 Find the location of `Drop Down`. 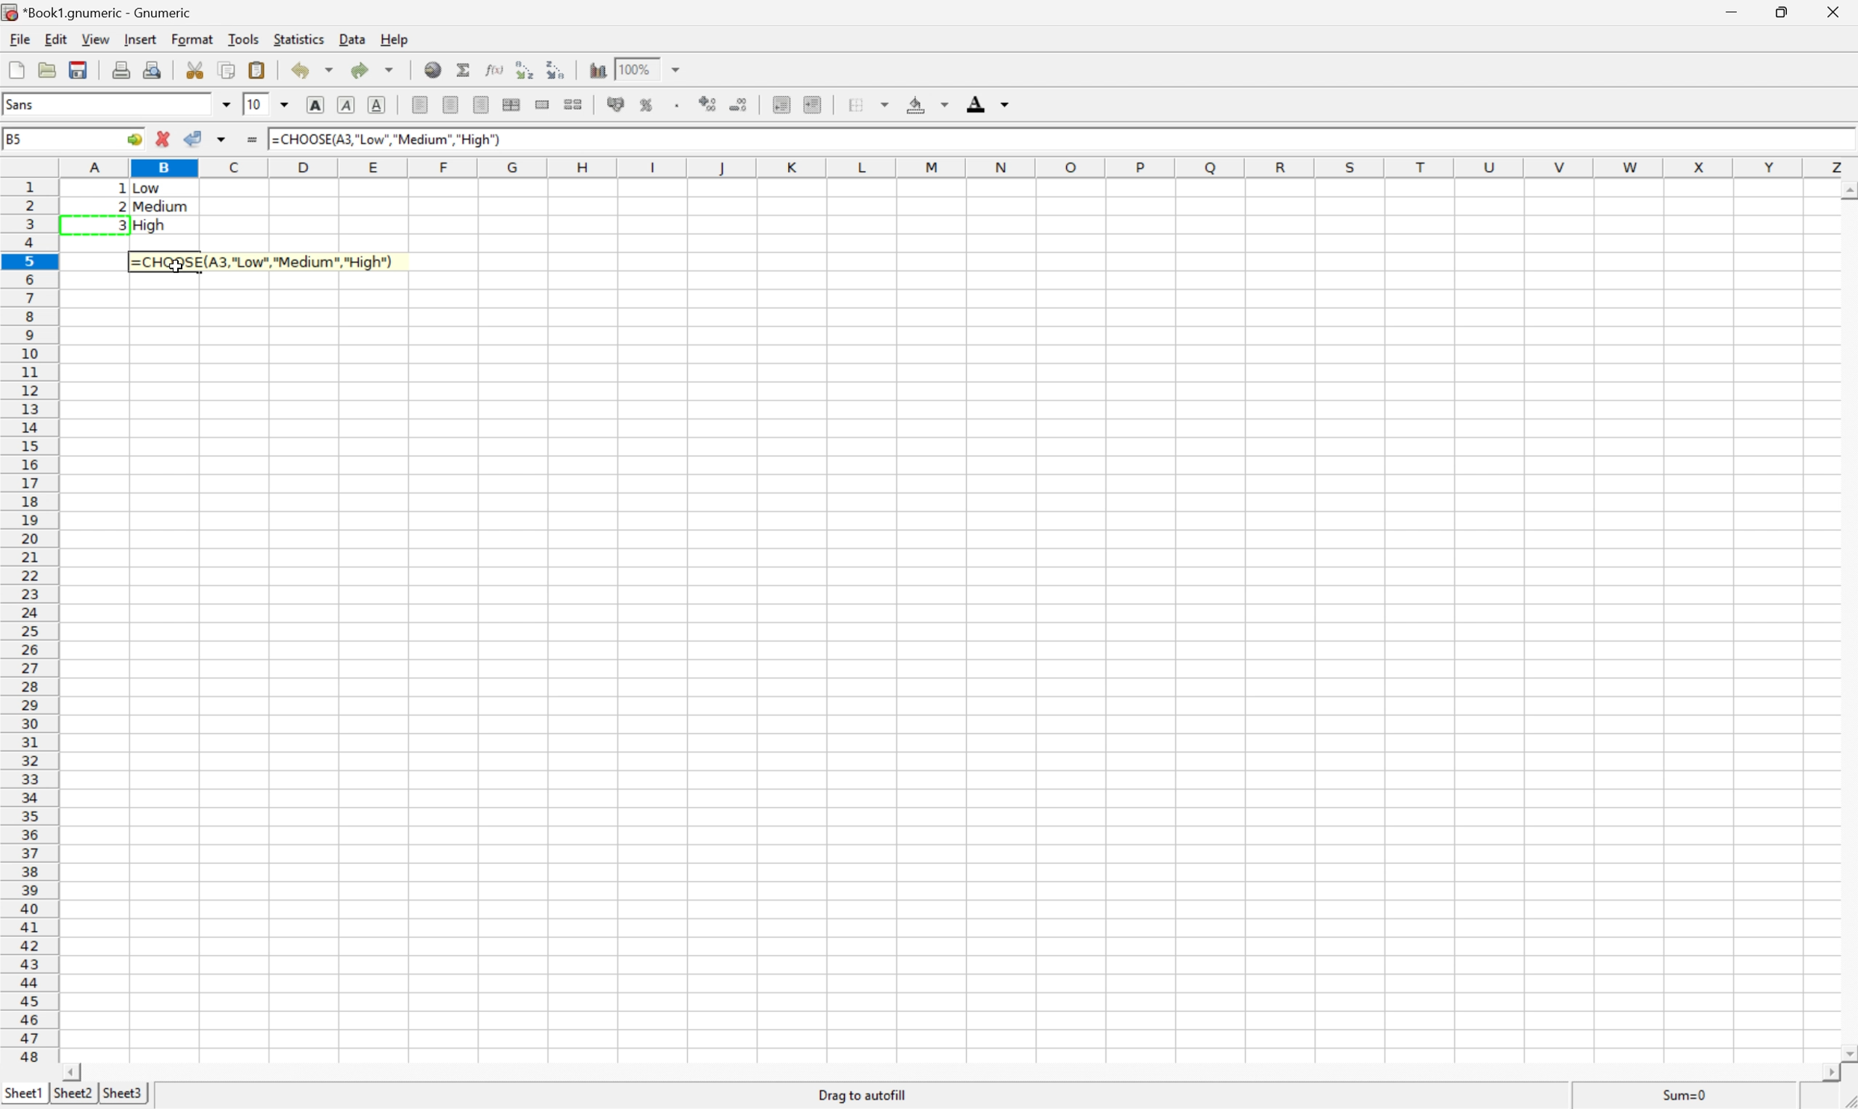

Drop Down is located at coordinates (677, 69).